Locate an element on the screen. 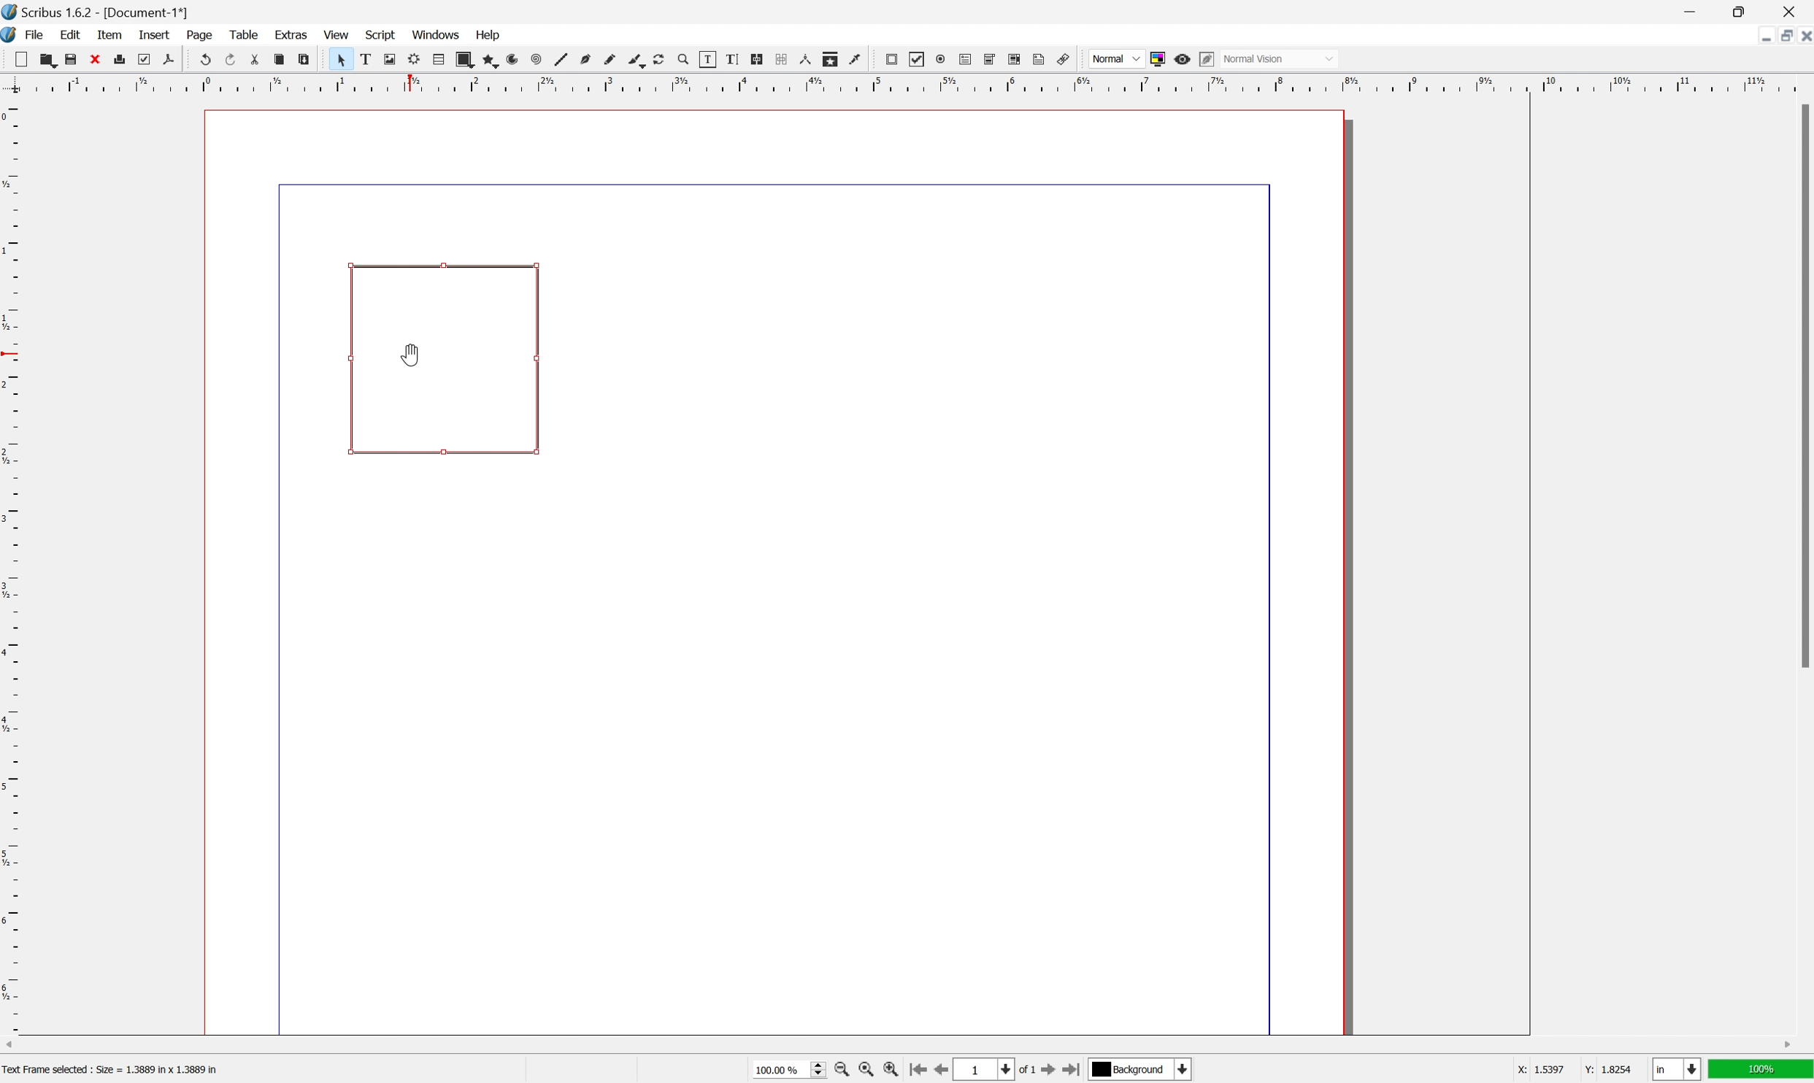  ruler is located at coordinates (12, 565).